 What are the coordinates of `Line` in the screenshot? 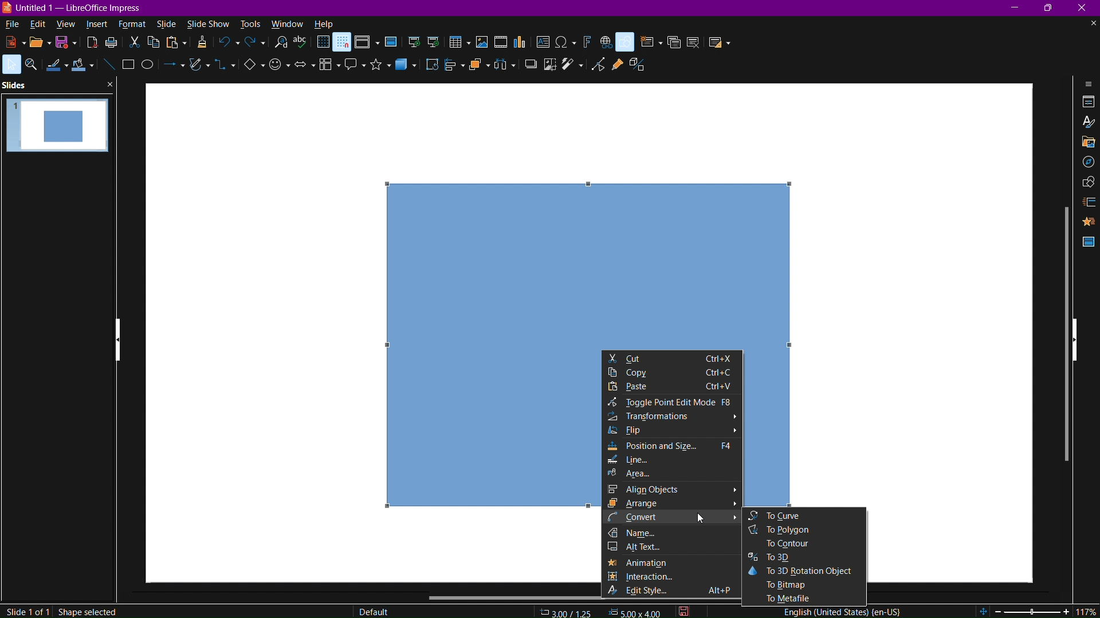 It's located at (109, 65).